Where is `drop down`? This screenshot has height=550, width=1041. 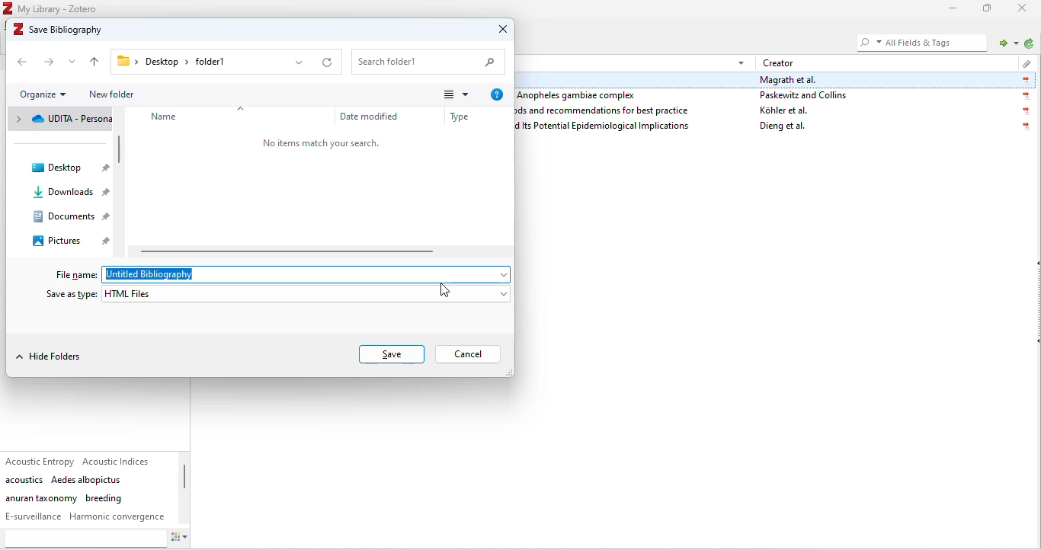 drop down is located at coordinates (73, 61).